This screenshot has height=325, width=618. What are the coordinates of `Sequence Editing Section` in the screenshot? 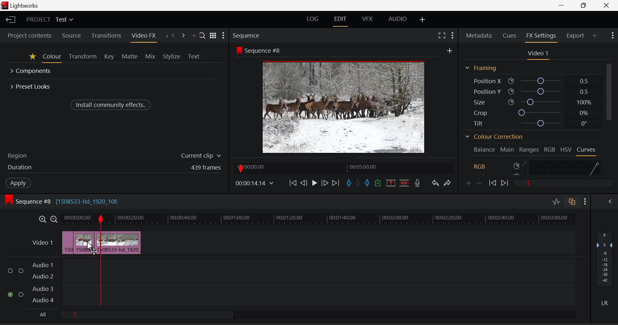 It's located at (63, 201).